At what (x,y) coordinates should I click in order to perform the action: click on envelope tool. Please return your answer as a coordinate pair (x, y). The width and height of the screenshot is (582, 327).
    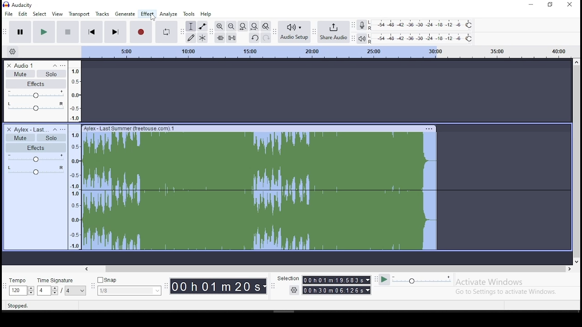
    Looking at the image, I should click on (202, 26).